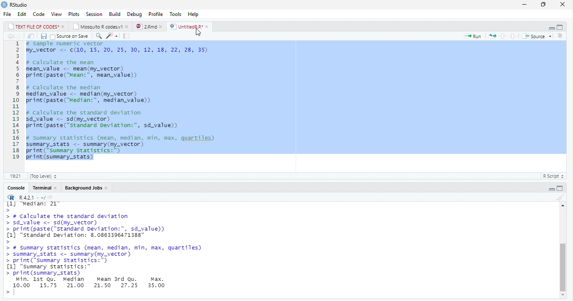  Describe the element at coordinates (44, 36) in the screenshot. I see `save` at that location.